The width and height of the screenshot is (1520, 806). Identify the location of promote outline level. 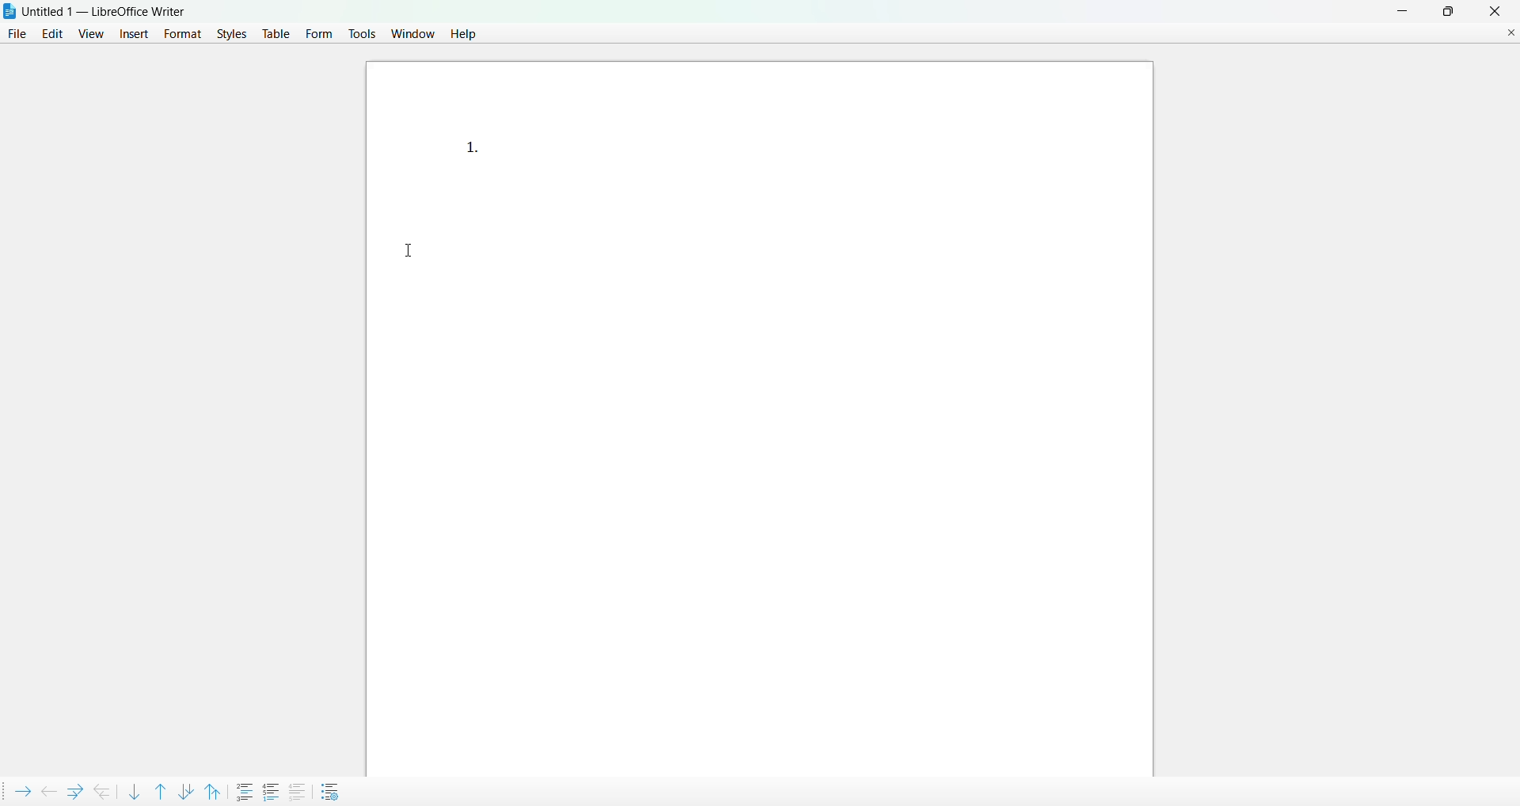
(46, 789).